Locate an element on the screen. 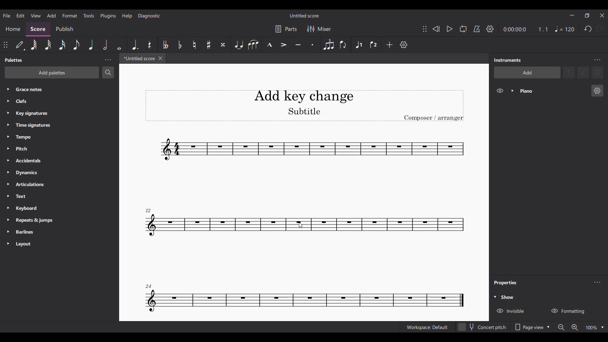 The image size is (608, 342). Plugins menu is located at coordinates (108, 16).